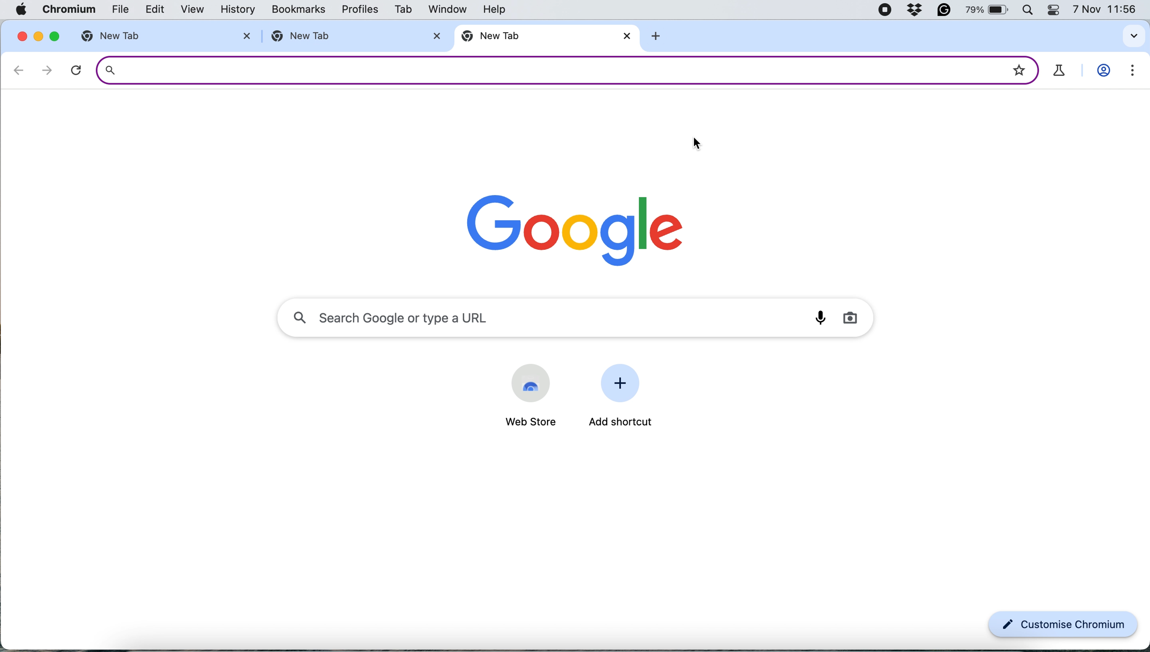 The height and width of the screenshot is (652, 1150). I want to click on cursor, so click(697, 144).